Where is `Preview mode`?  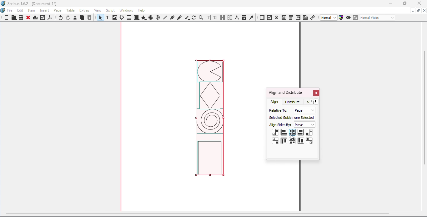
Preview mode is located at coordinates (349, 18).